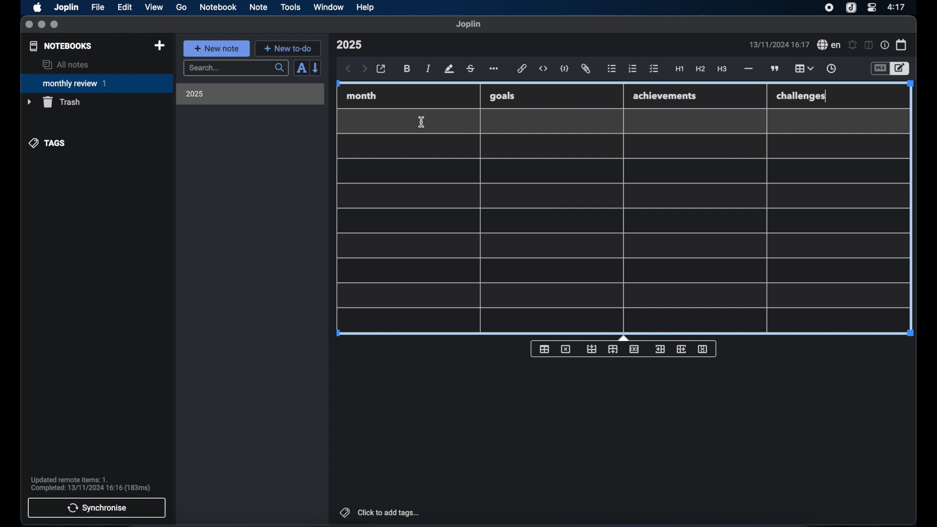  Describe the element at coordinates (408, 69) in the screenshot. I see `bold` at that location.